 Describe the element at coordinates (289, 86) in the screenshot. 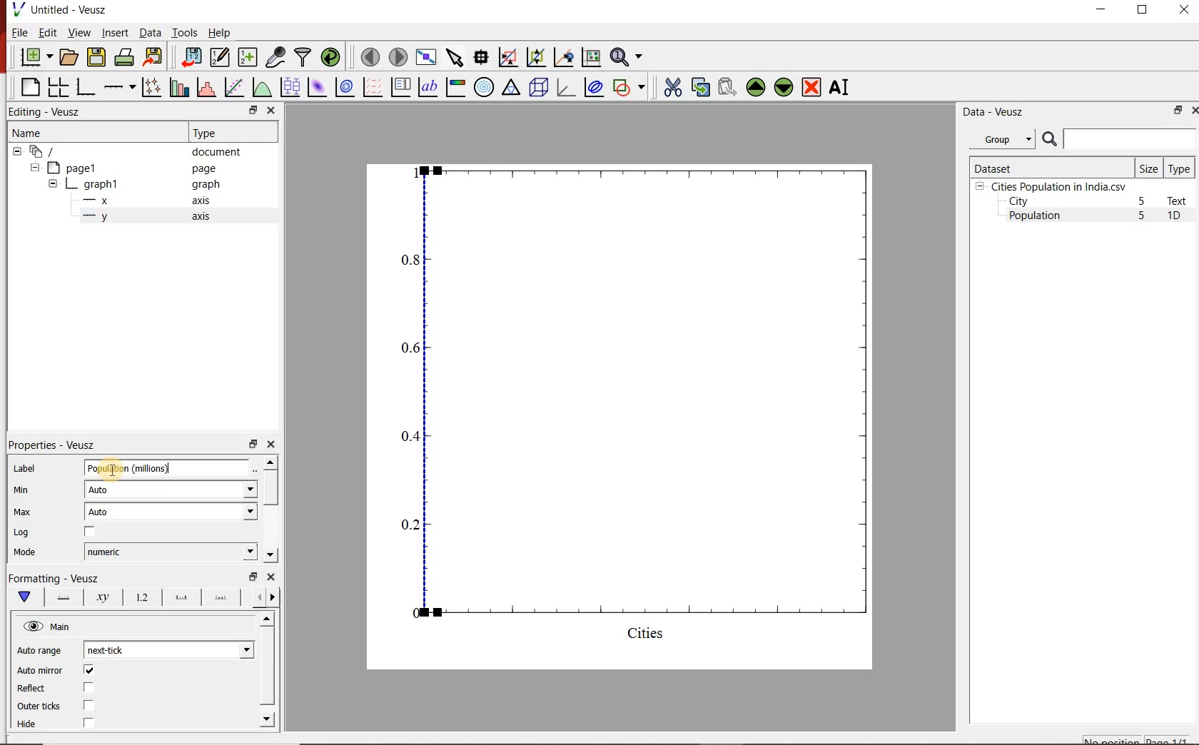

I see `plot box plots` at that location.